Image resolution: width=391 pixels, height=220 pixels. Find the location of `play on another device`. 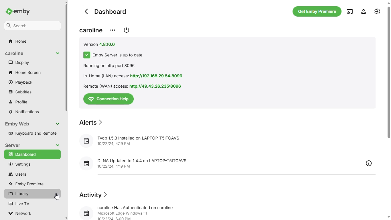

play on another device is located at coordinates (350, 12).